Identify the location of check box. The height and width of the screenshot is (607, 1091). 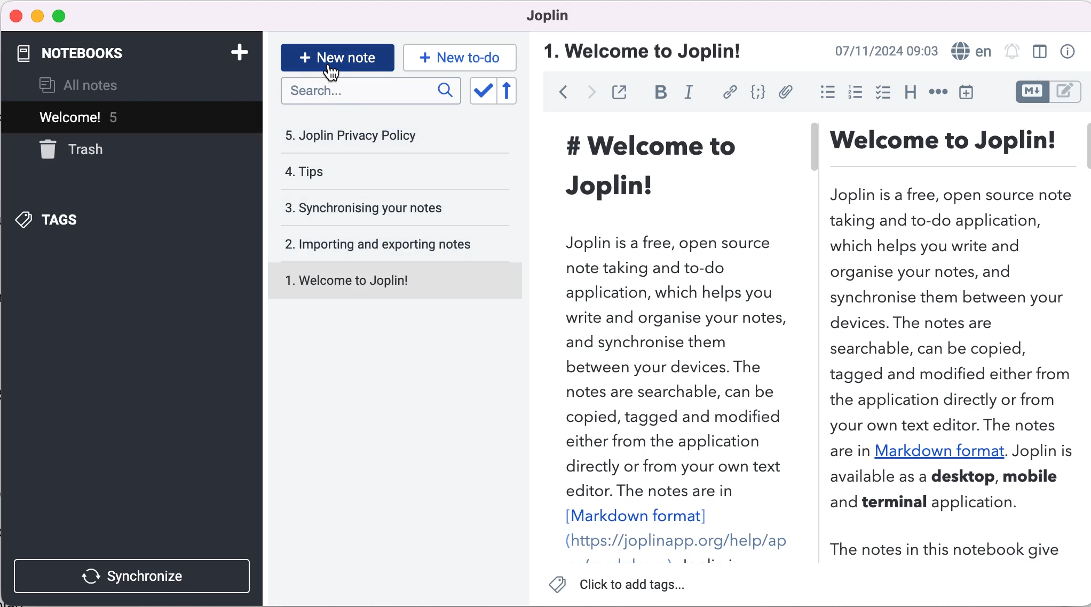
(880, 92).